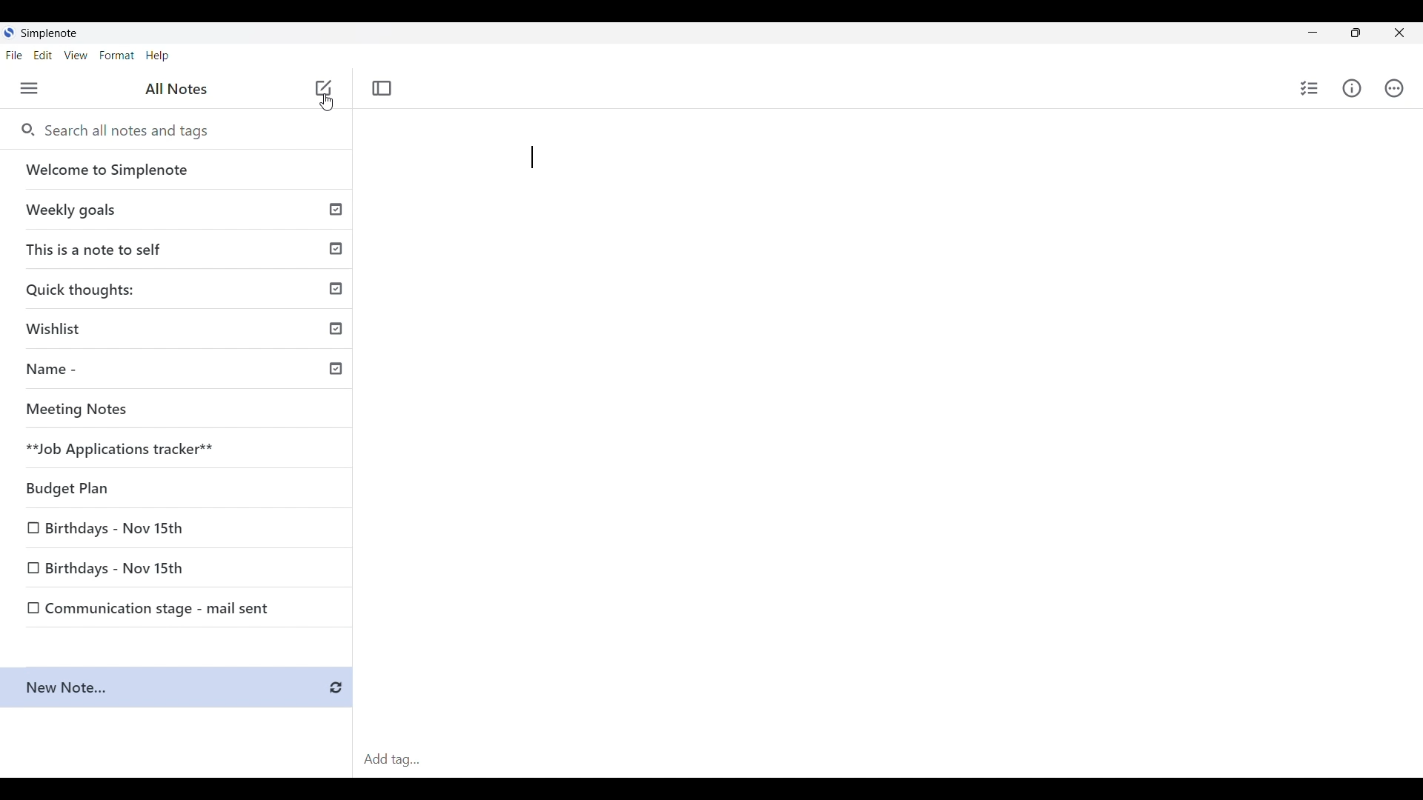 The width and height of the screenshot is (1423, 800). What do you see at coordinates (328, 107) in the screenshot?
I see `Cursor` at bounding box center [328, 107].